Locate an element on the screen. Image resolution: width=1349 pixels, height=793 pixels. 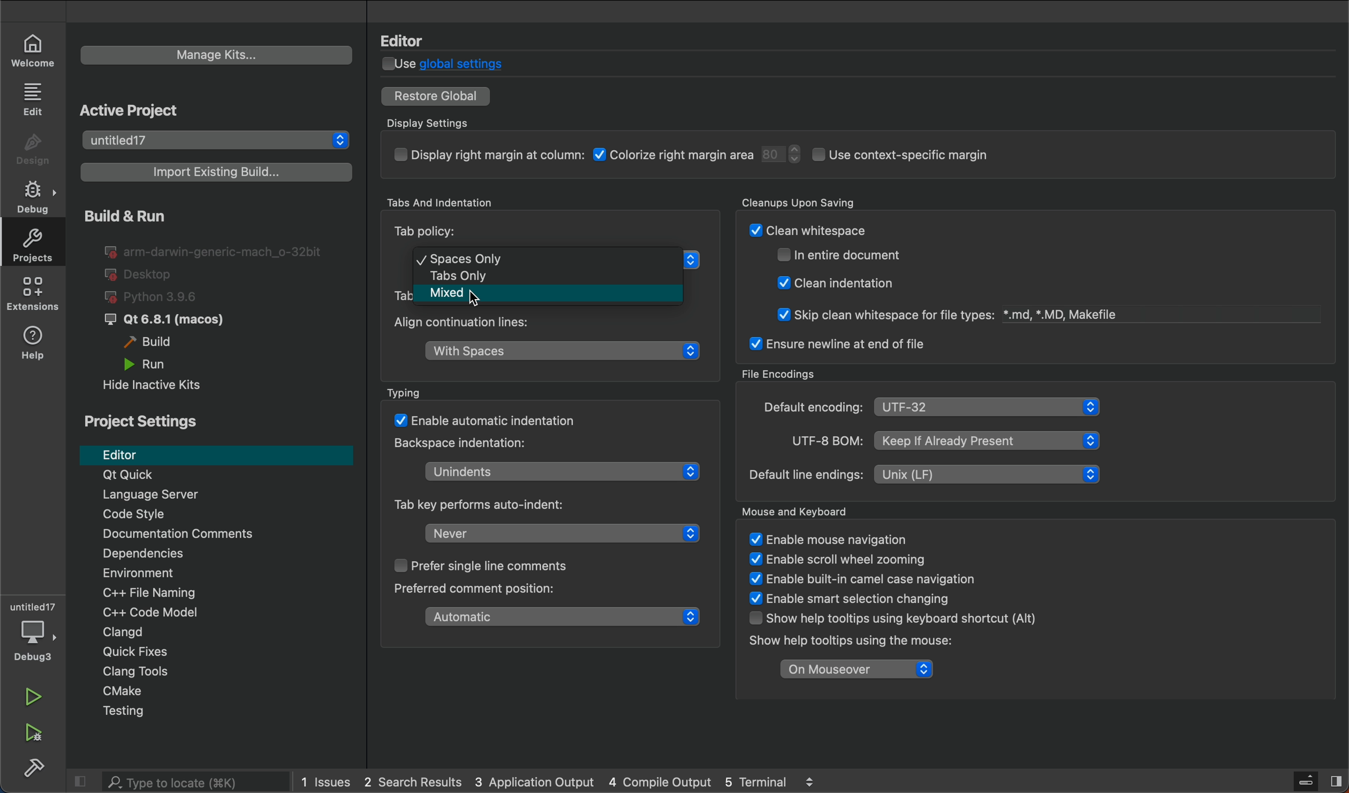
edit is located at coordinates (36, 101).